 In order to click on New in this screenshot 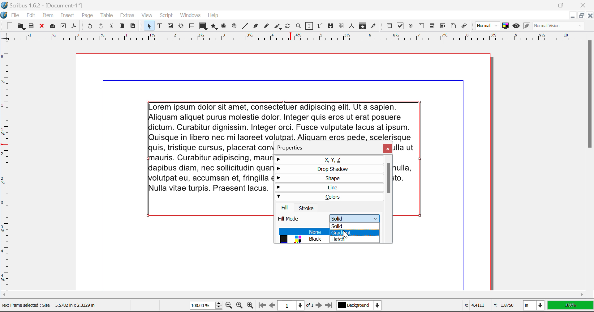, I will do `click(10, 27)`.